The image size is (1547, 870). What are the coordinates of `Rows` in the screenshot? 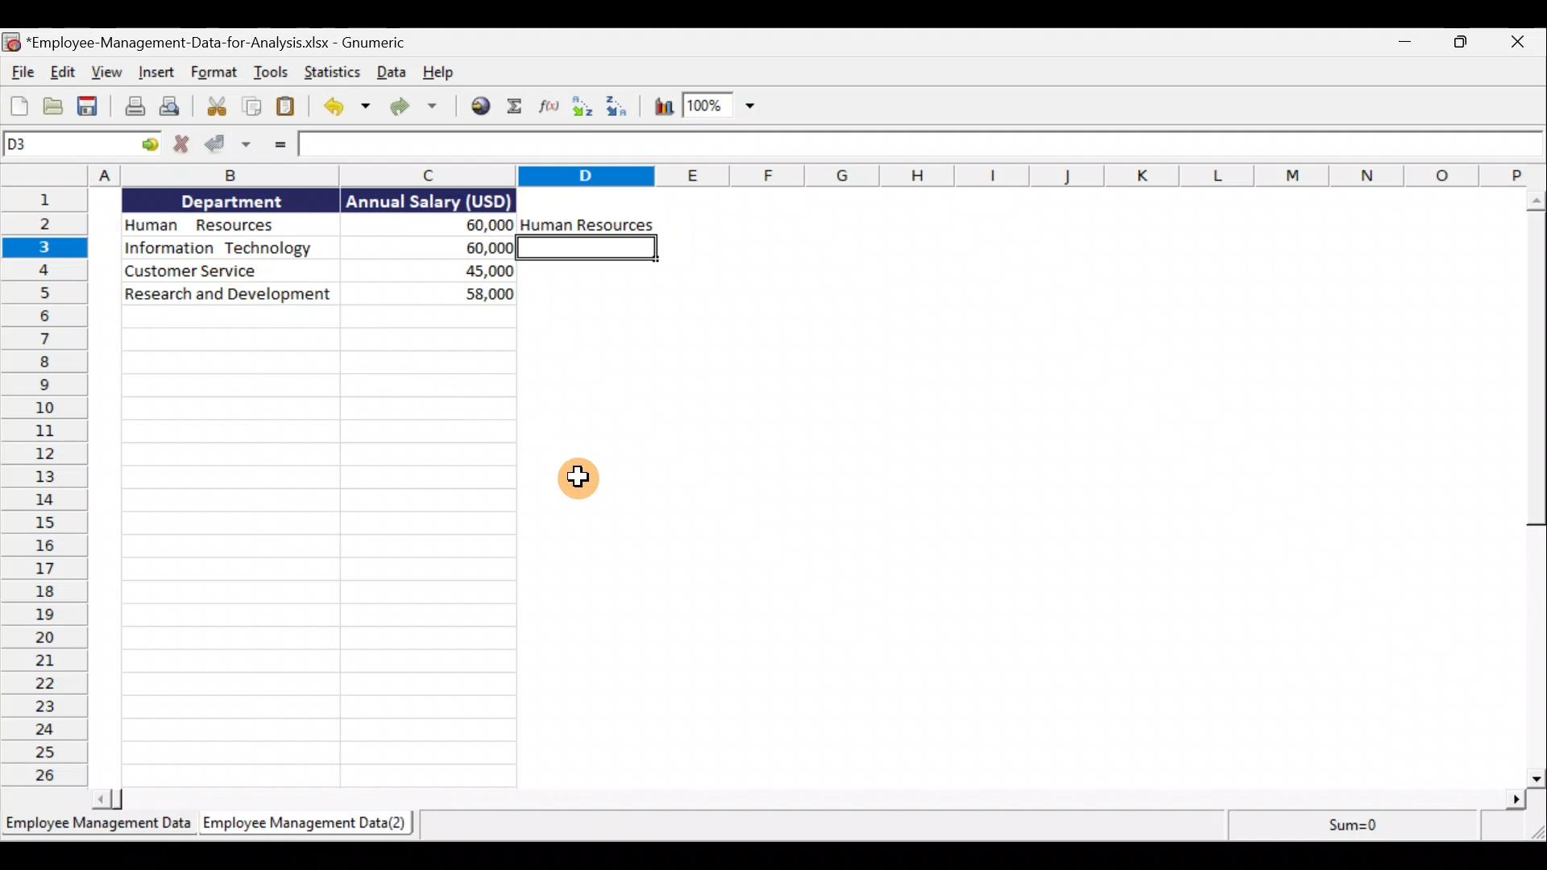 It's located at (44, 487).